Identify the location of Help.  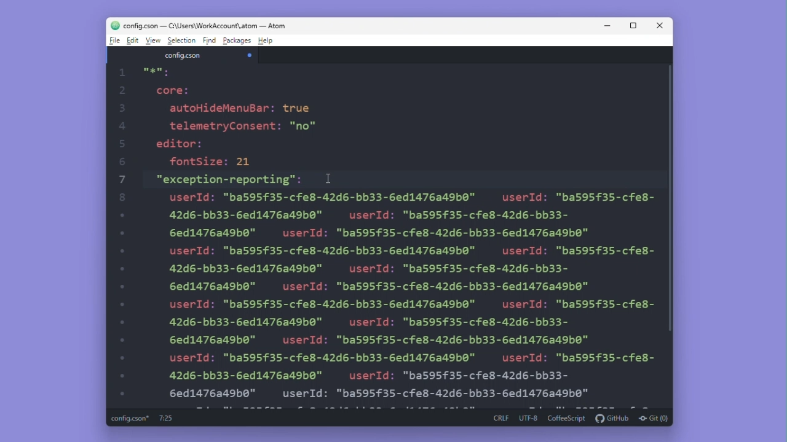
(266, 40).